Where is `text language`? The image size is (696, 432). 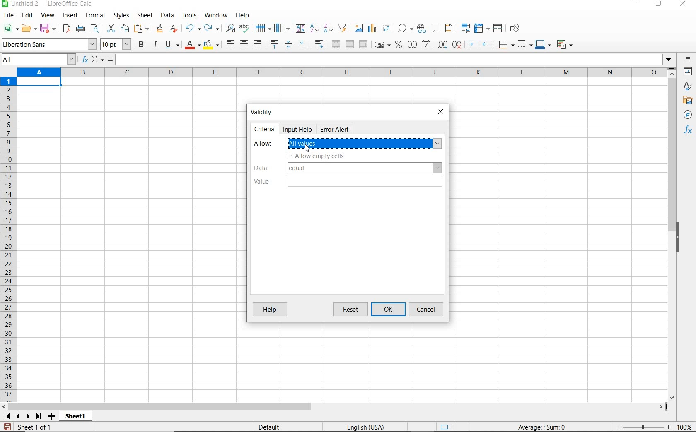
text language is located at coordinates (365, 428).